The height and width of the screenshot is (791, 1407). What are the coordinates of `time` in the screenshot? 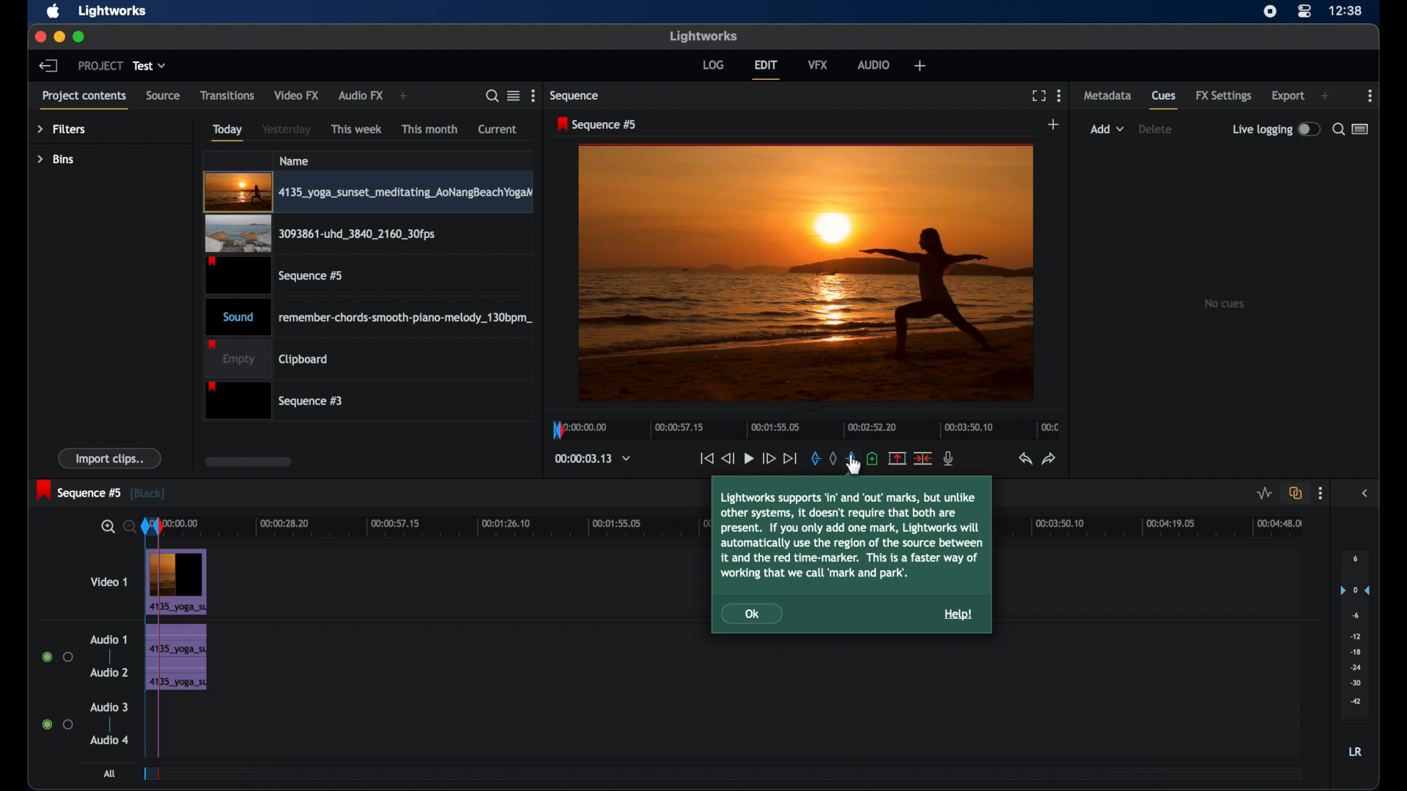 It's located at (1347, 11).